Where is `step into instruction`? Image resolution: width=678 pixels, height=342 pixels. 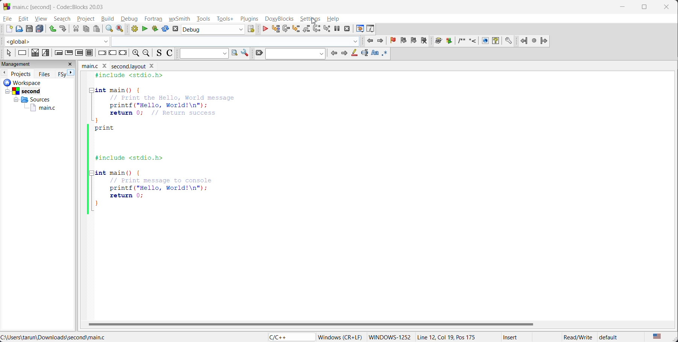
step into instruction is located at coordinates (328, 28).